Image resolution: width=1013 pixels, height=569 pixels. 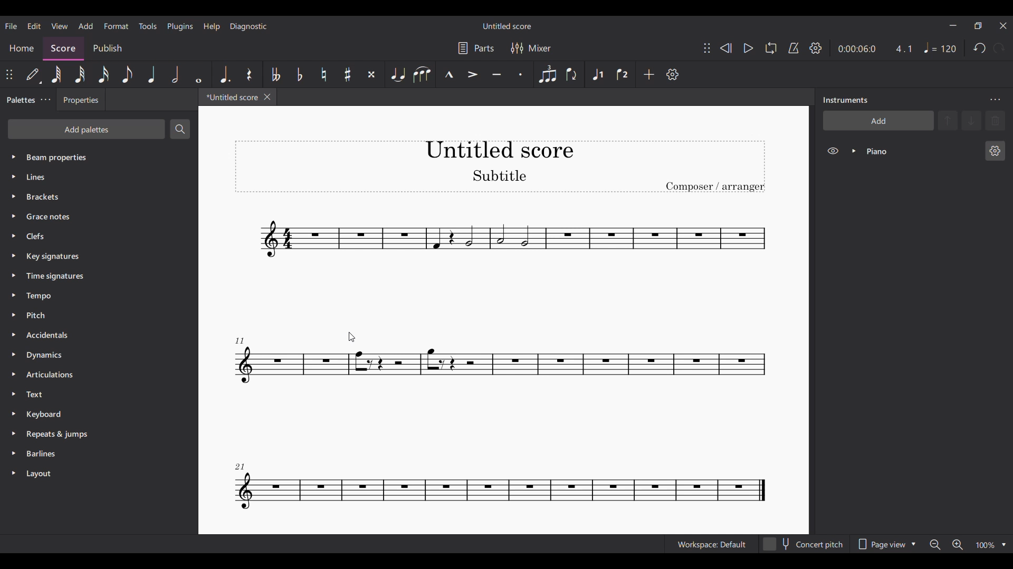 I want to click on Toggle flat, so click(x=300, y=74).